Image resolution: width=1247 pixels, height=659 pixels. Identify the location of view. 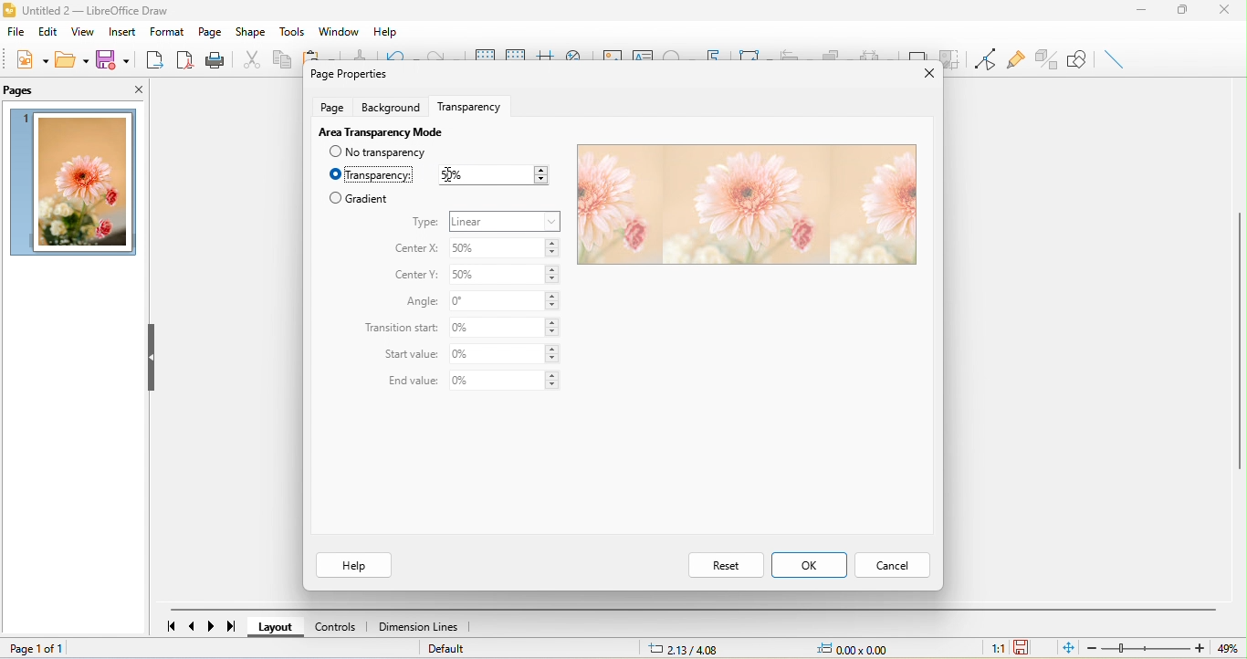
(86, 31).